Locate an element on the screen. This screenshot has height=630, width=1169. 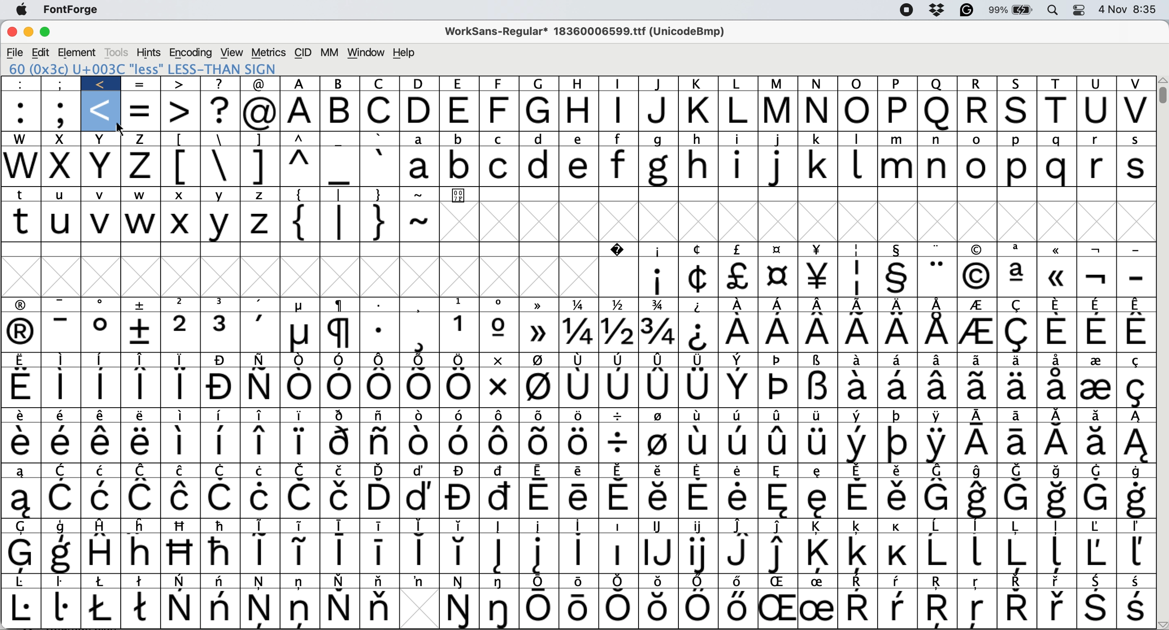
Symbol is located at coordinates (859, 330).